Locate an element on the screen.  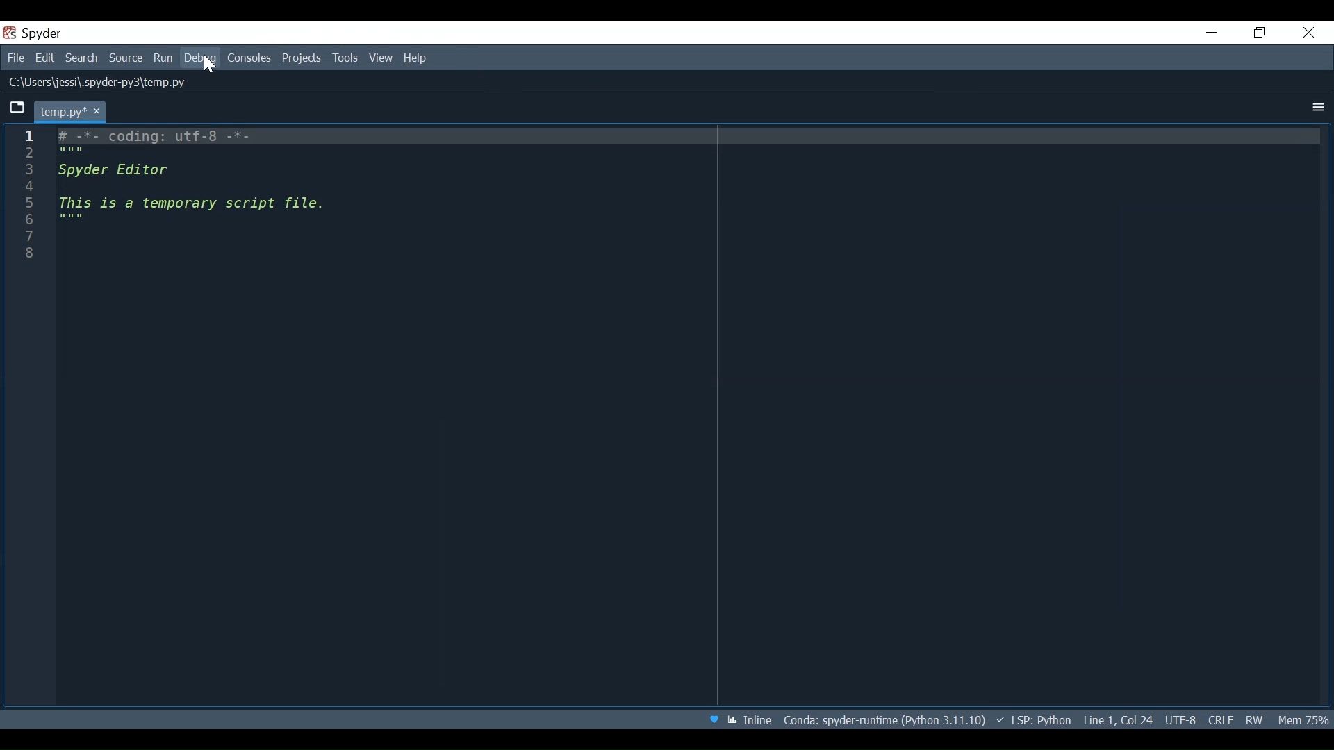
Tools is located at coordinates (344, 60).